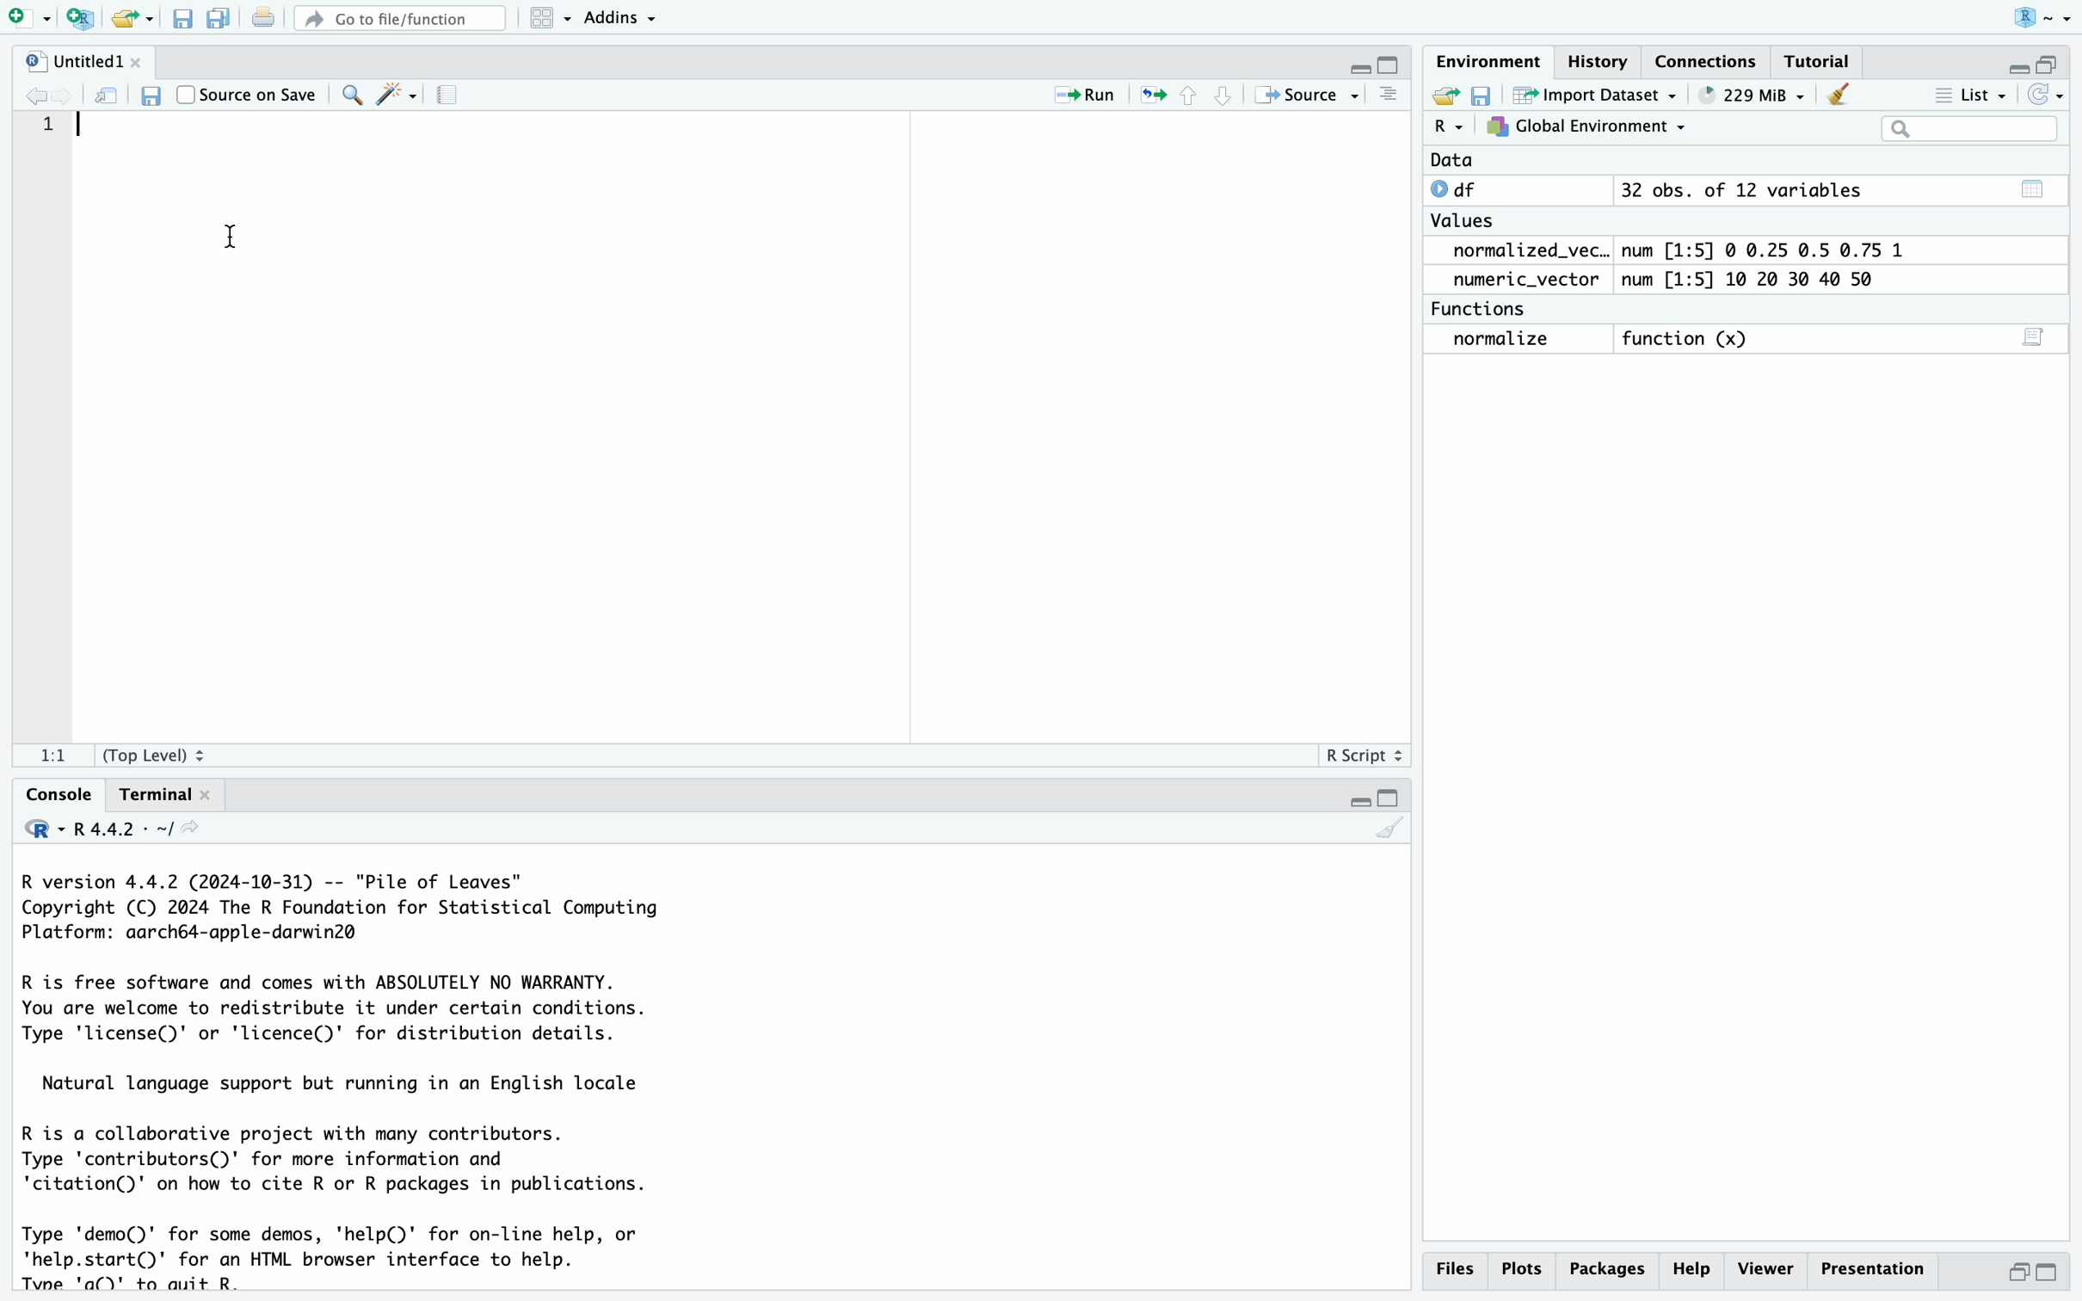 The height and width of the screenshot is (1301, 2082). Describe the element at coordinates (1708, 65) in the screenshot. I see `Connections` at that location.